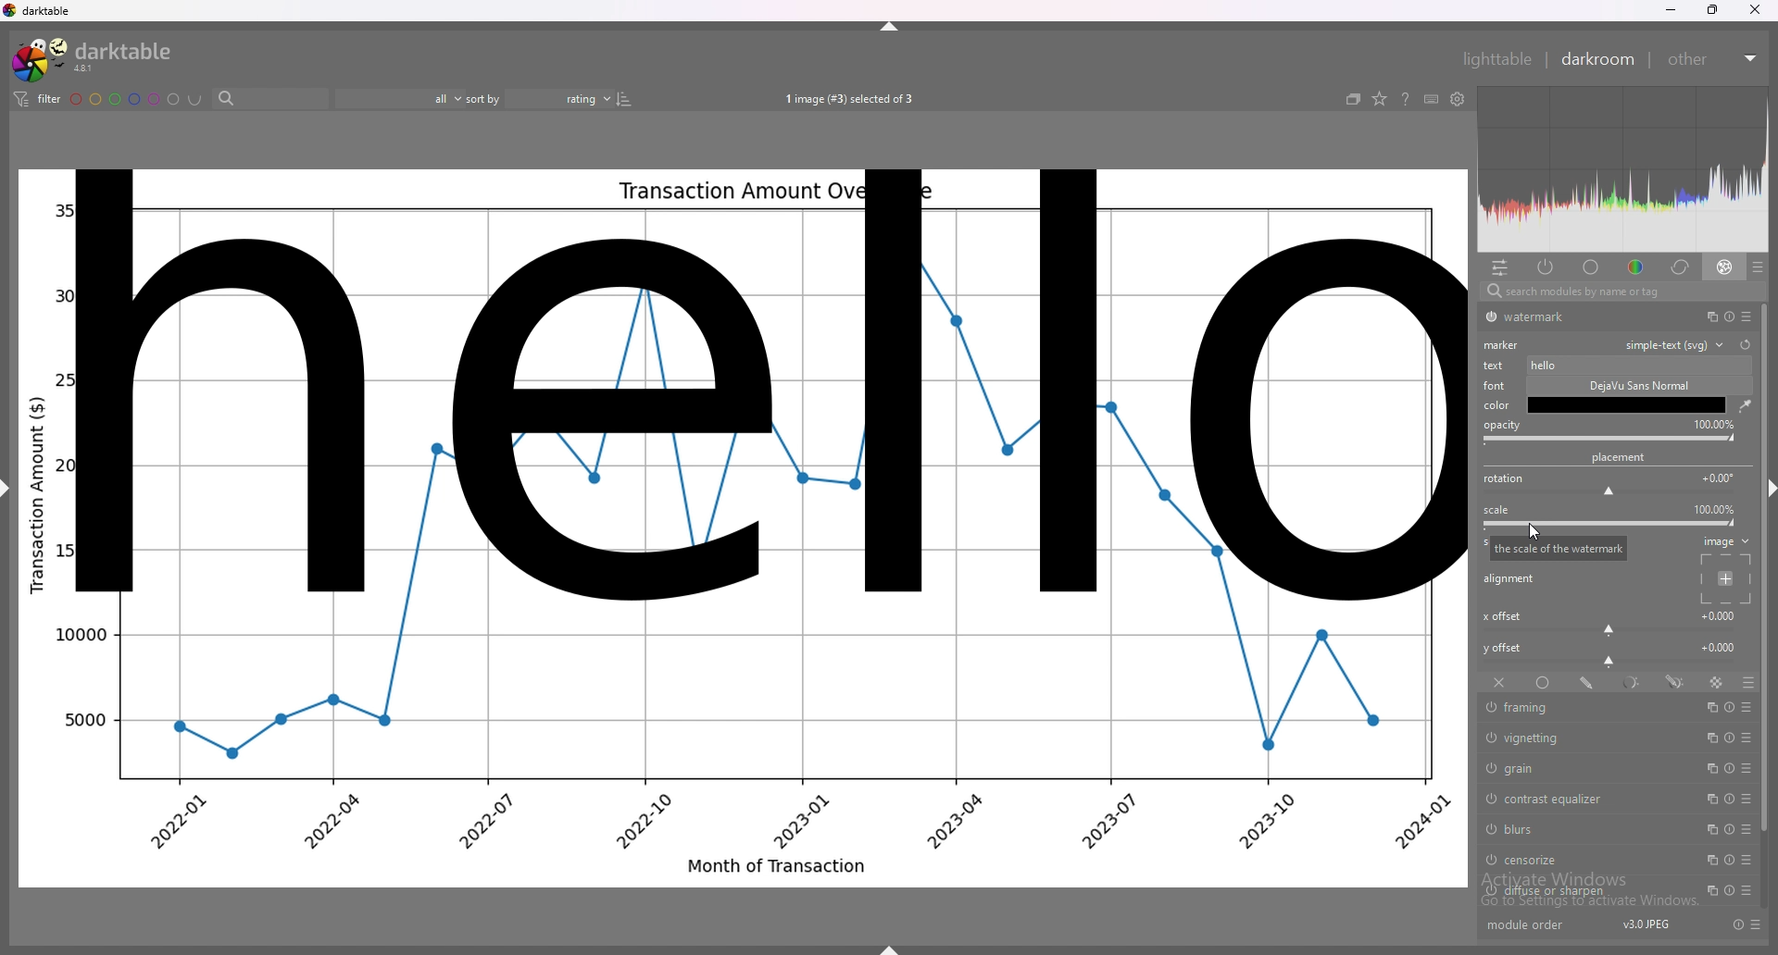  What do you see at coordinates (12, 495) in the screenshot?
I see `hide` at bounding box center [12, 495].